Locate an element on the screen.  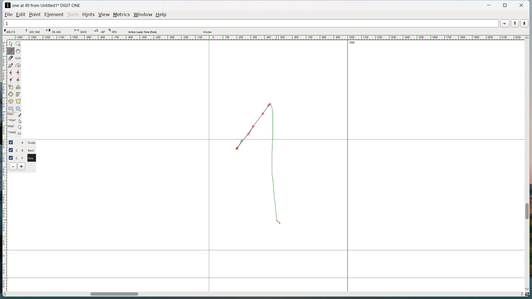
polygon/star is located at coordinates (18, 108).